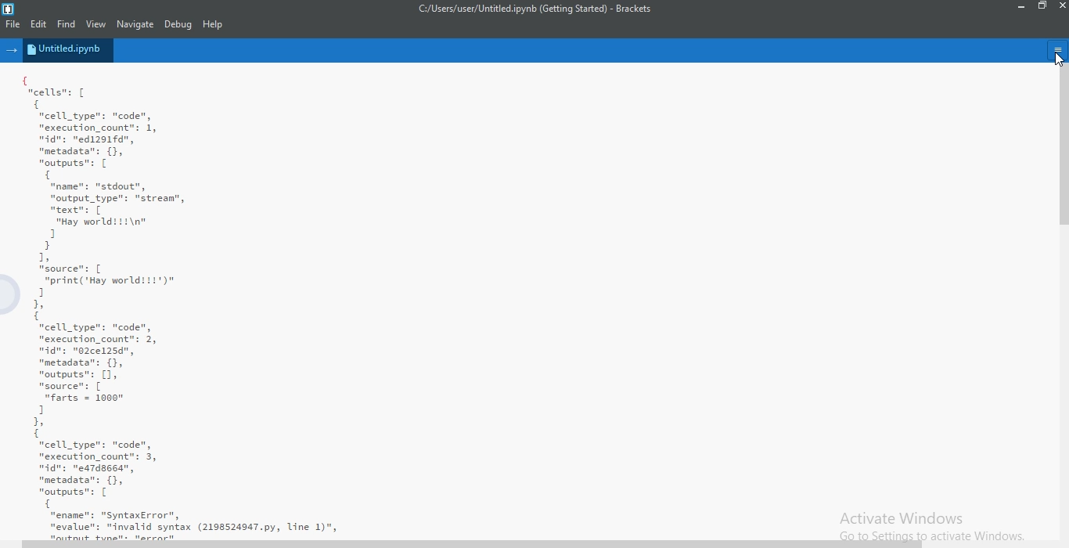 The height and width of the screenshot is (548, 1069). What do you see at coordinates (9, 6) in the screenshot?
I see `logo` at bounding box center [9, 6].